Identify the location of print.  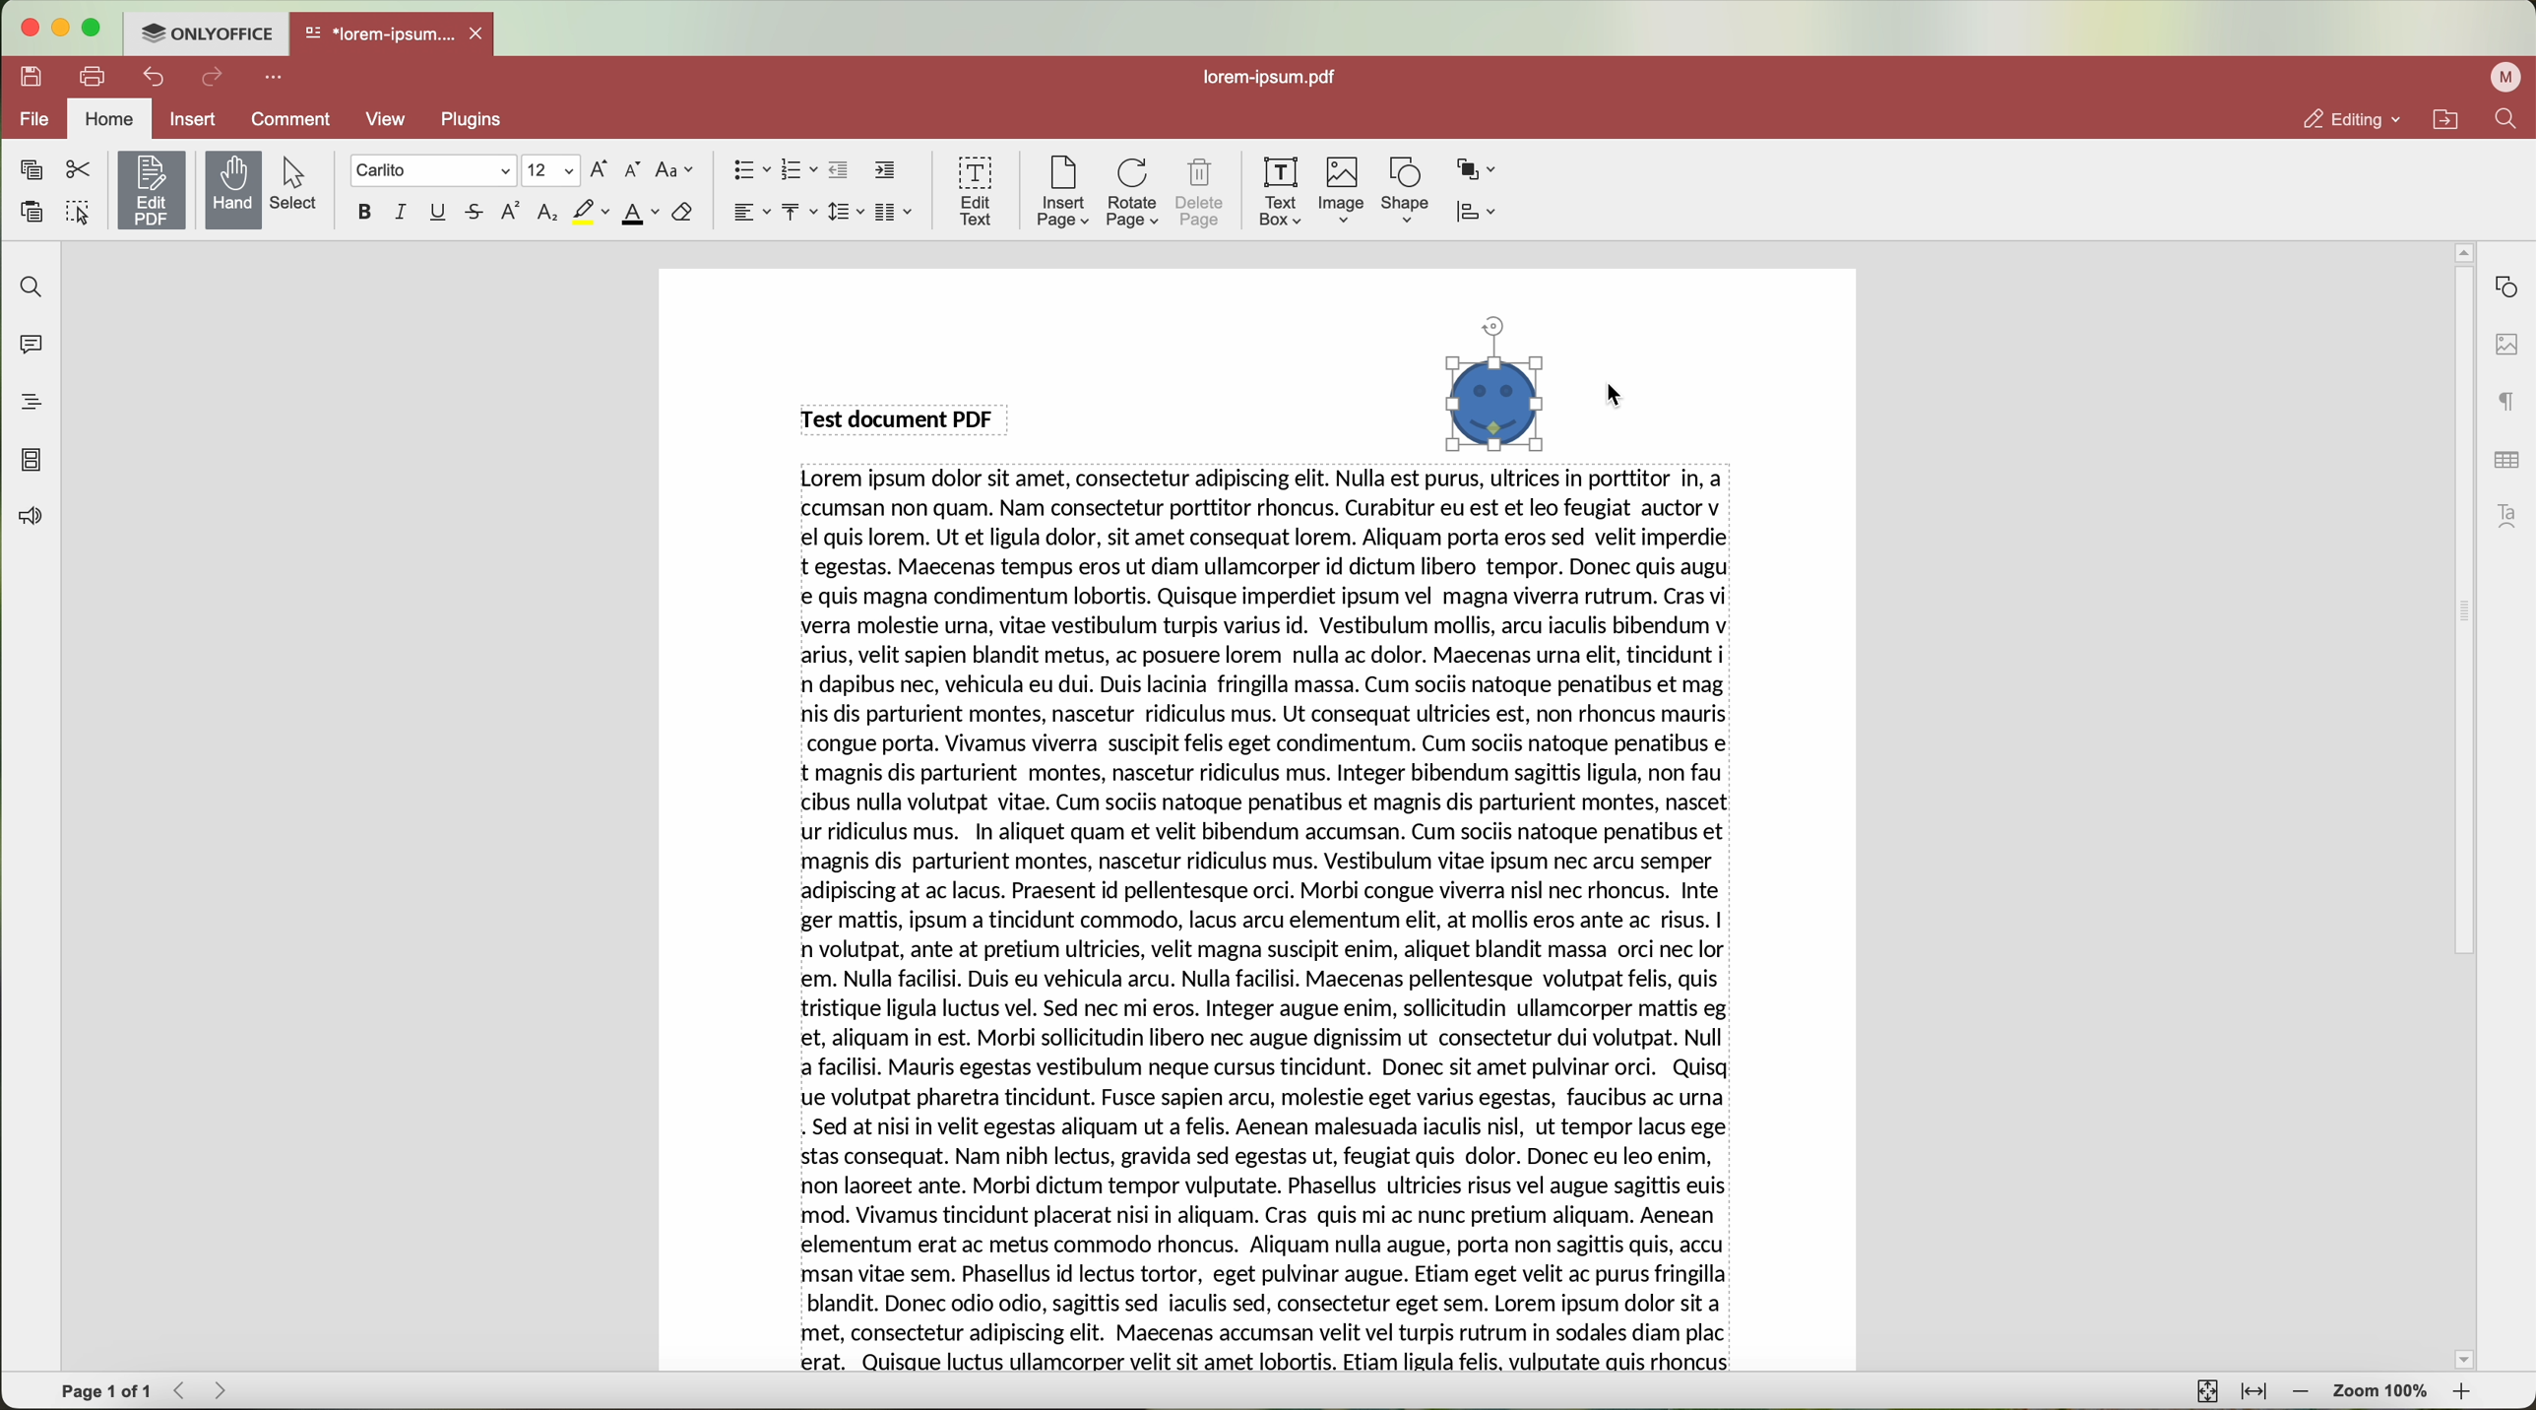
(95, 75).